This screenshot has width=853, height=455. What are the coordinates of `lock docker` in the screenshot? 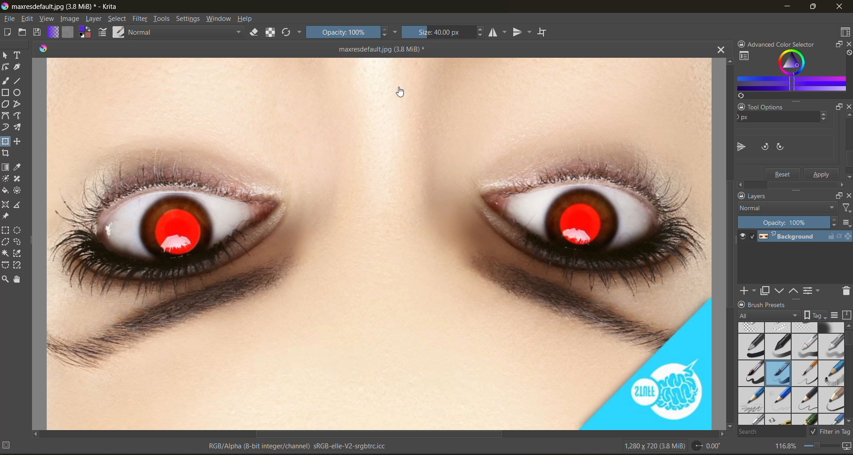 It's located at (742, 196).